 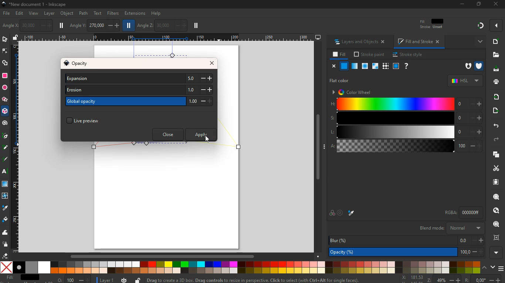 What do you see at coordinates (405, 252) in the screenshot?
I see `opacity` at bounding box center [405, 252].